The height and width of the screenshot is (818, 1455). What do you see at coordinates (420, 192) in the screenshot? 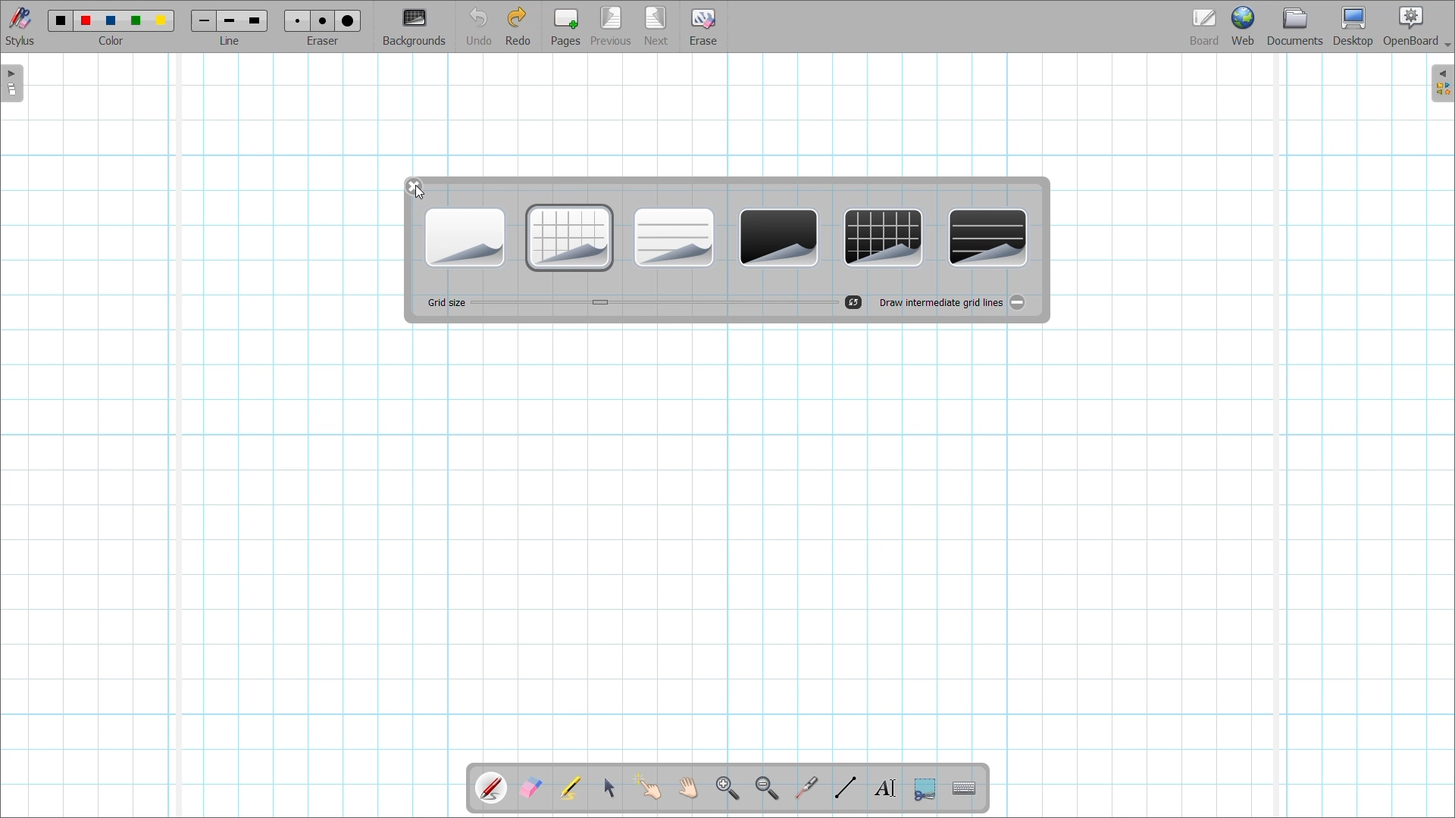
I see `Cursor` at bounding box center [420, 192].